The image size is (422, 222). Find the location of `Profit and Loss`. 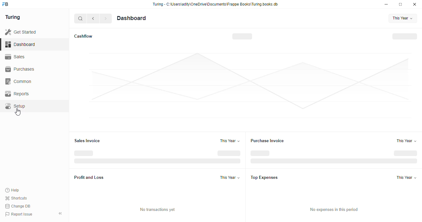

Profit and Loss is located at coordinates (91, 178).